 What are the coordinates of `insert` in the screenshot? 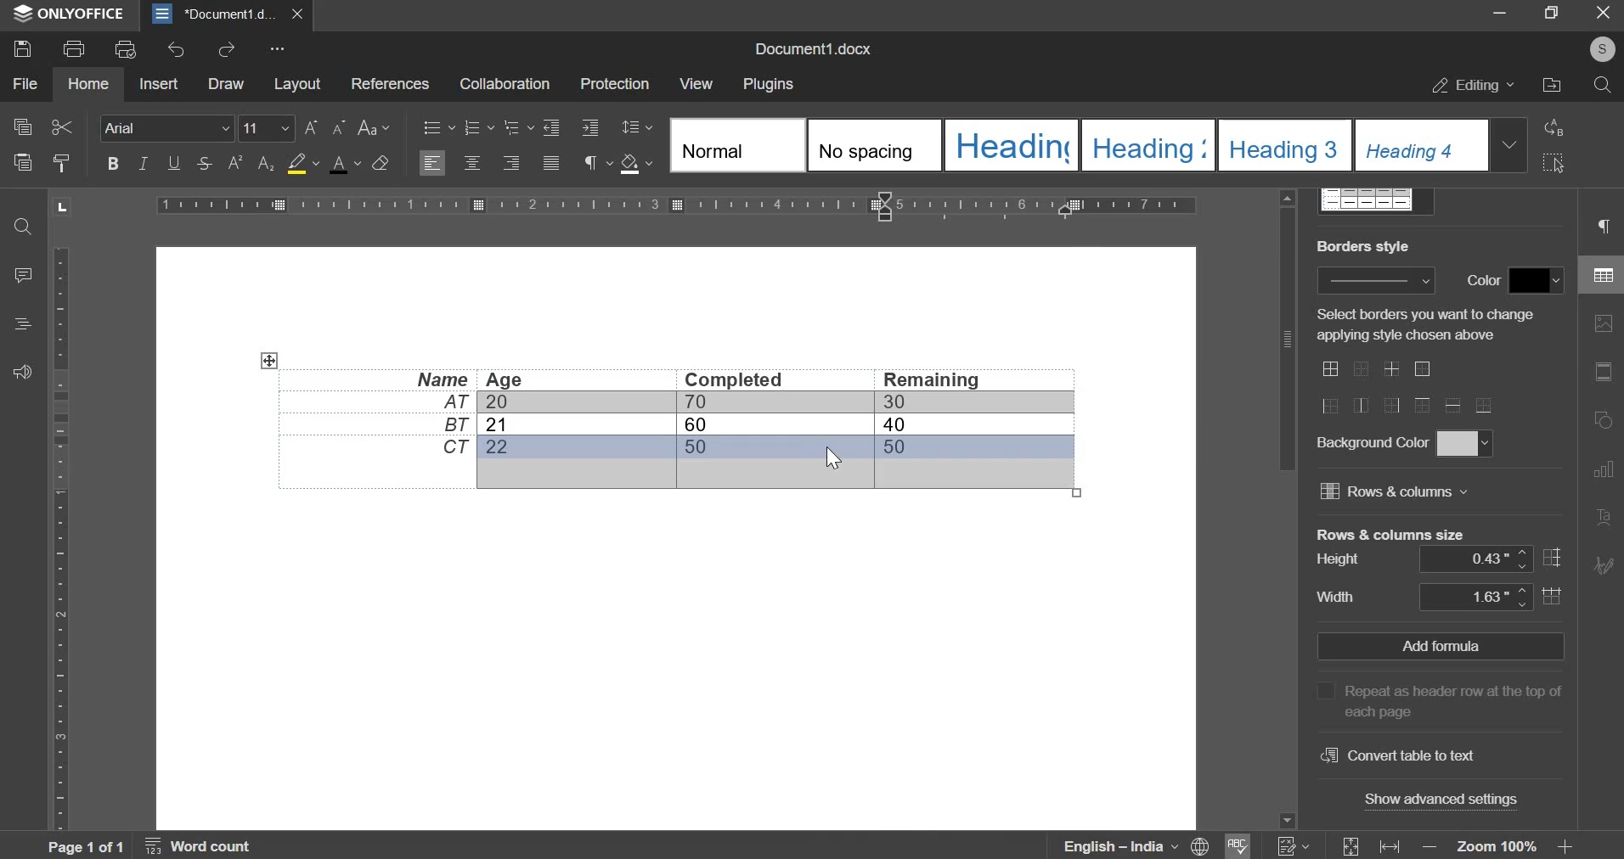 It's located at (156, 84).